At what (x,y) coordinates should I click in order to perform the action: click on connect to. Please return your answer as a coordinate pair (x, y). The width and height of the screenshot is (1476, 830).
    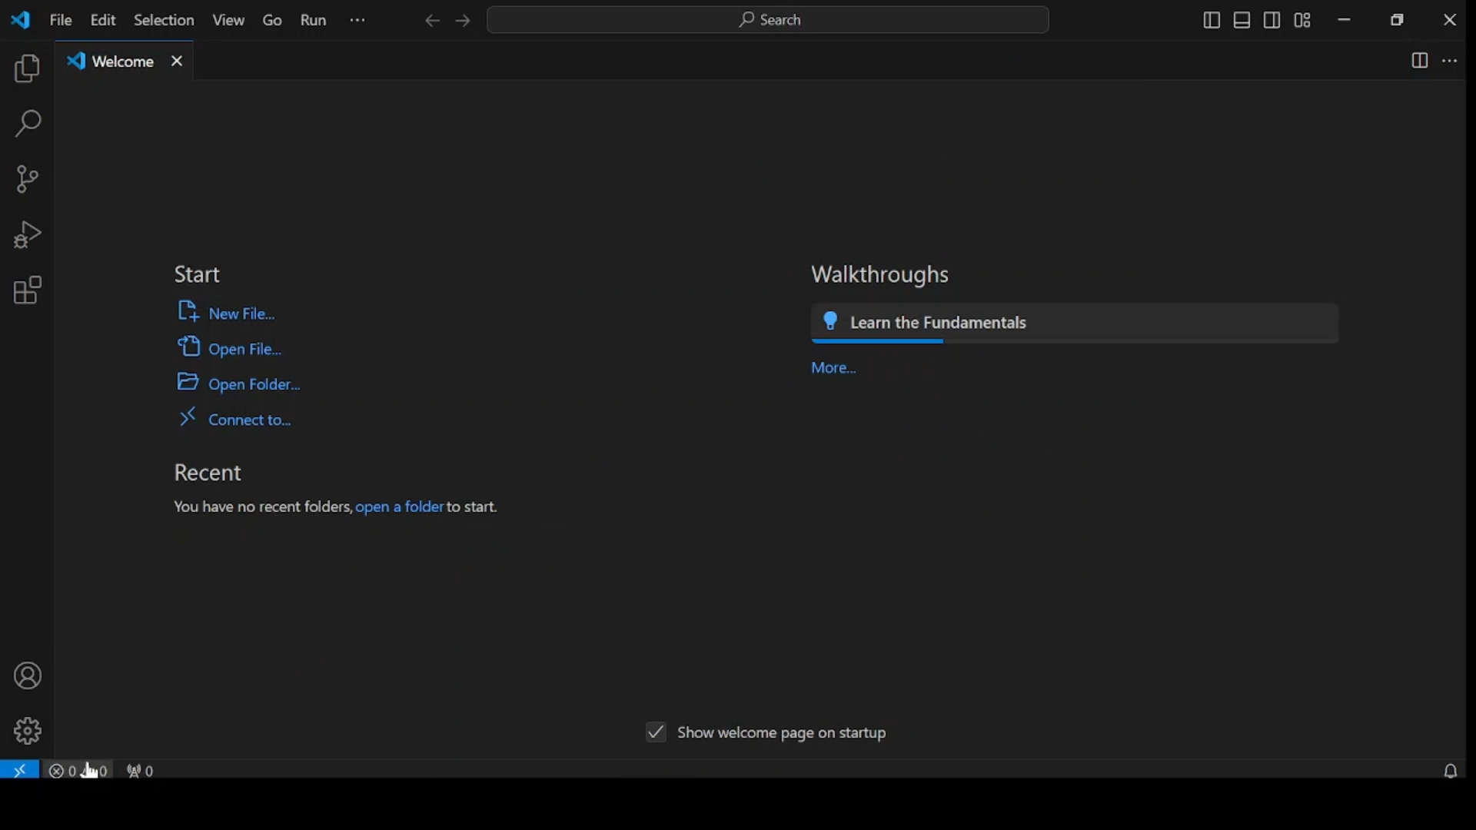
    Looking at the image, I should click on (233, 416).